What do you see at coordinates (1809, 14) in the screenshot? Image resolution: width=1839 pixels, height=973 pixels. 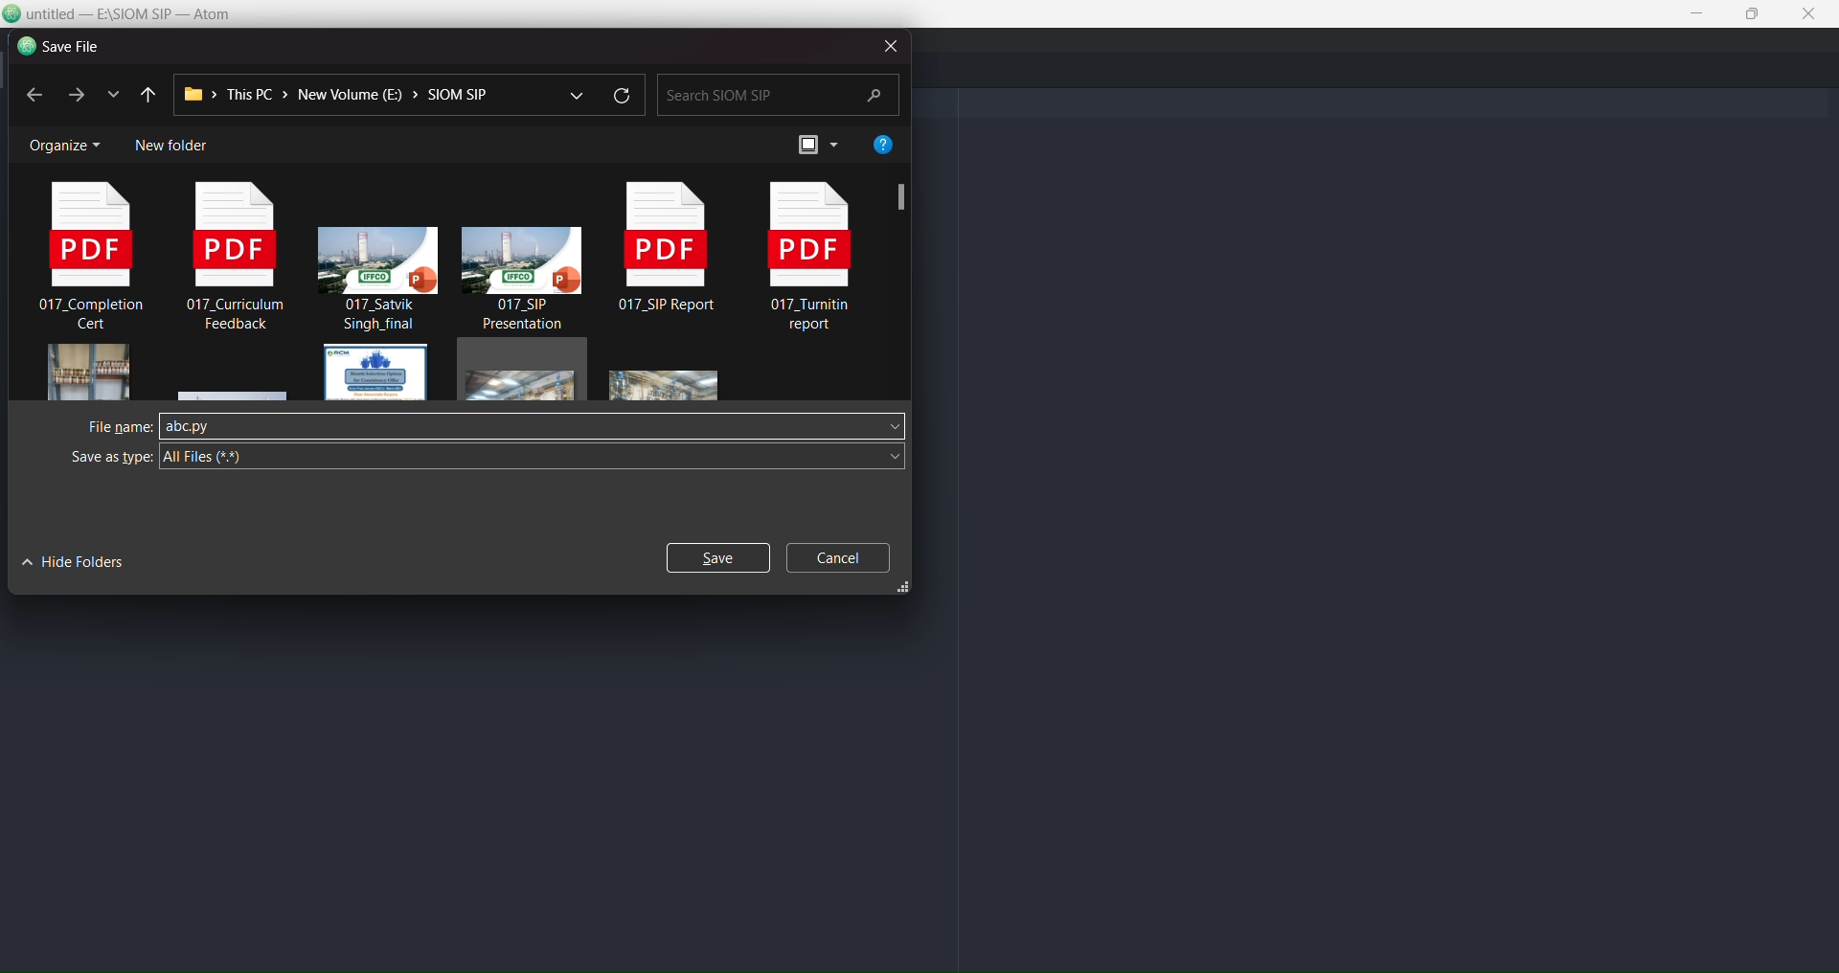 I see `close` at bounding box center [1809, 14].